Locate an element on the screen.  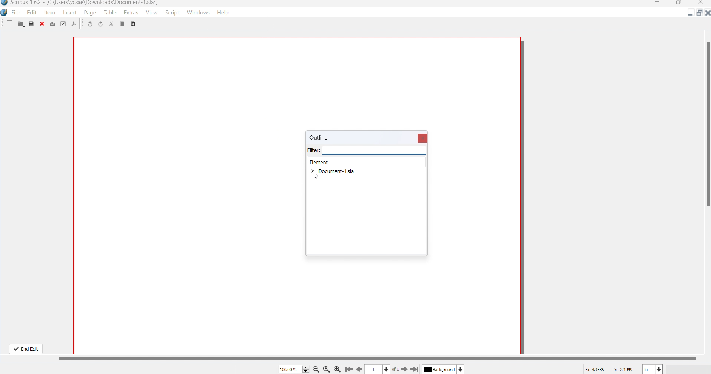
Minimize is located at coordinates (658, 3).